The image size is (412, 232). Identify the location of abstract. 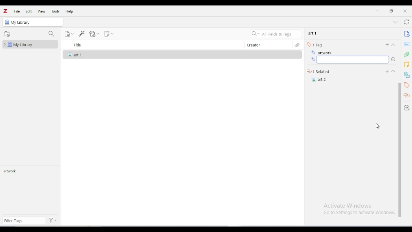
(407, 44).